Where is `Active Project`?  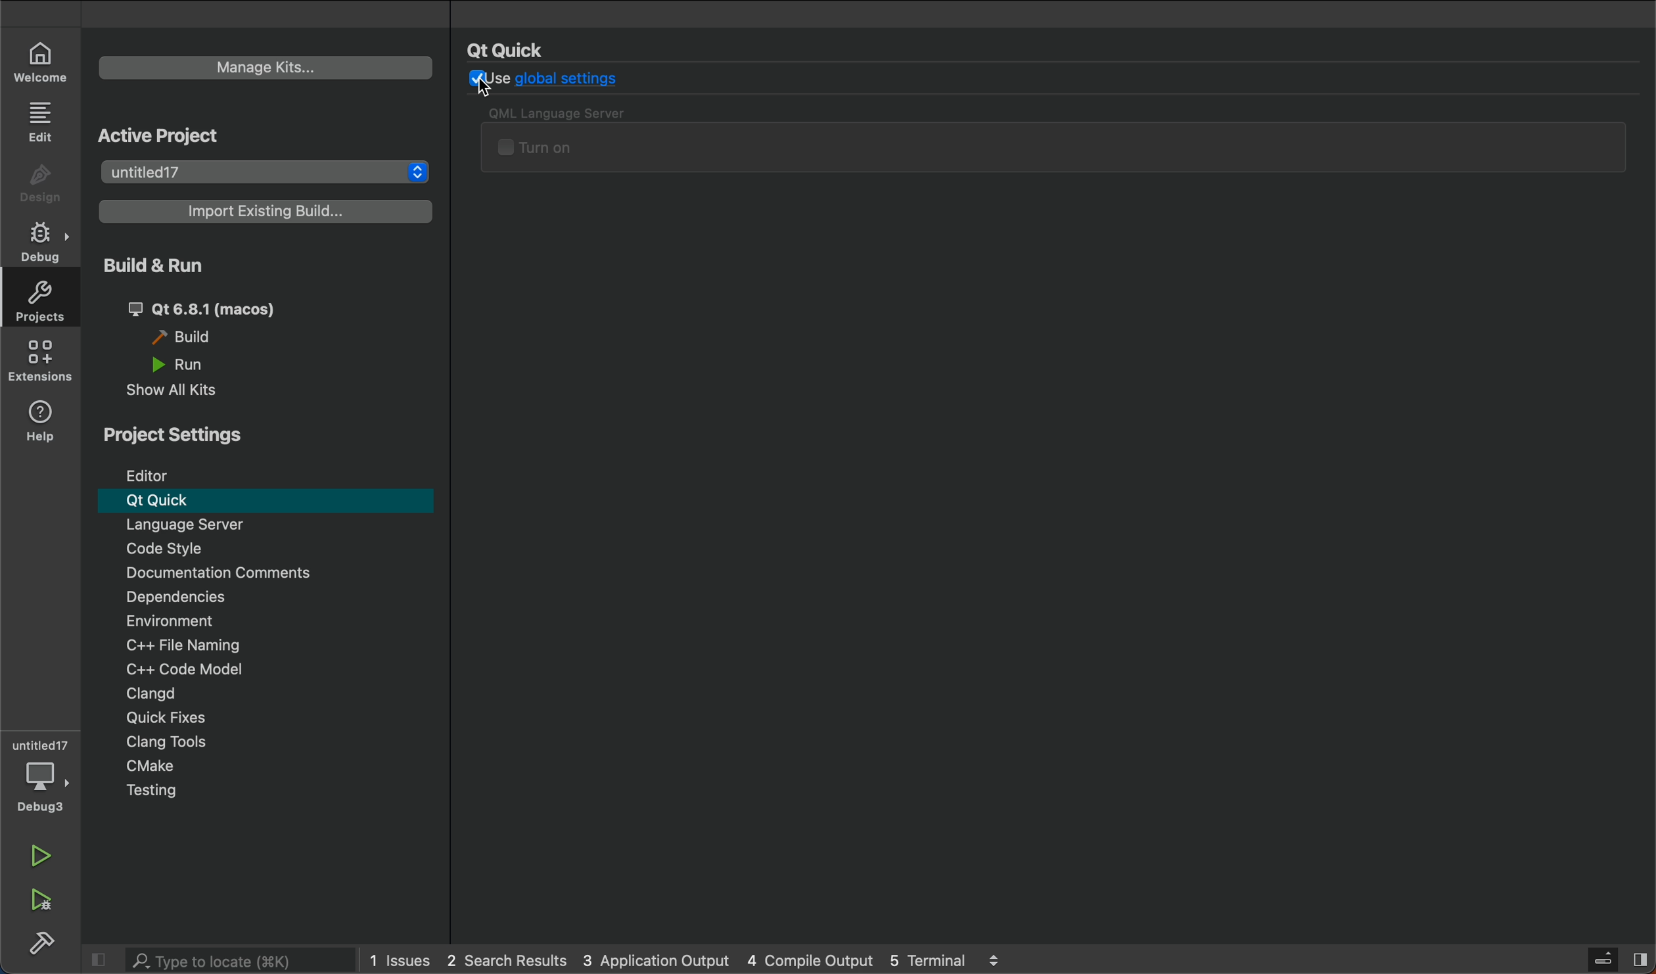 Active Project is located at coordinates (246, 130).